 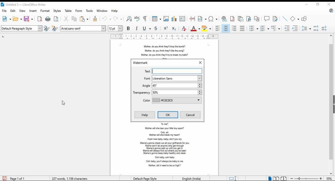 What do you see at coordinates (55, 28) in the screenshot?
I see `new style from selection` at bounding box center [55, 28].